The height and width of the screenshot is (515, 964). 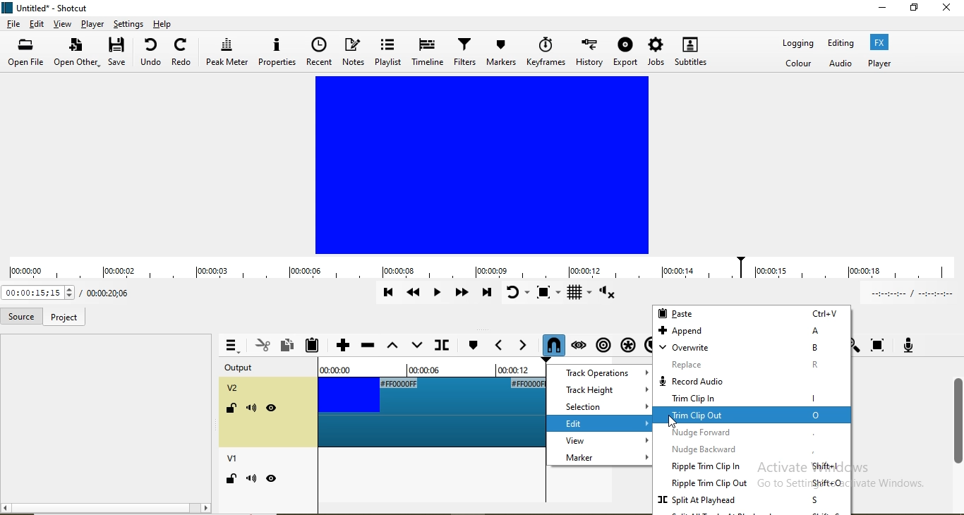 What do you see at coordinates (440, 347) in the screenshot?
I see `Split at playhead` at bounding box center [440, 347].